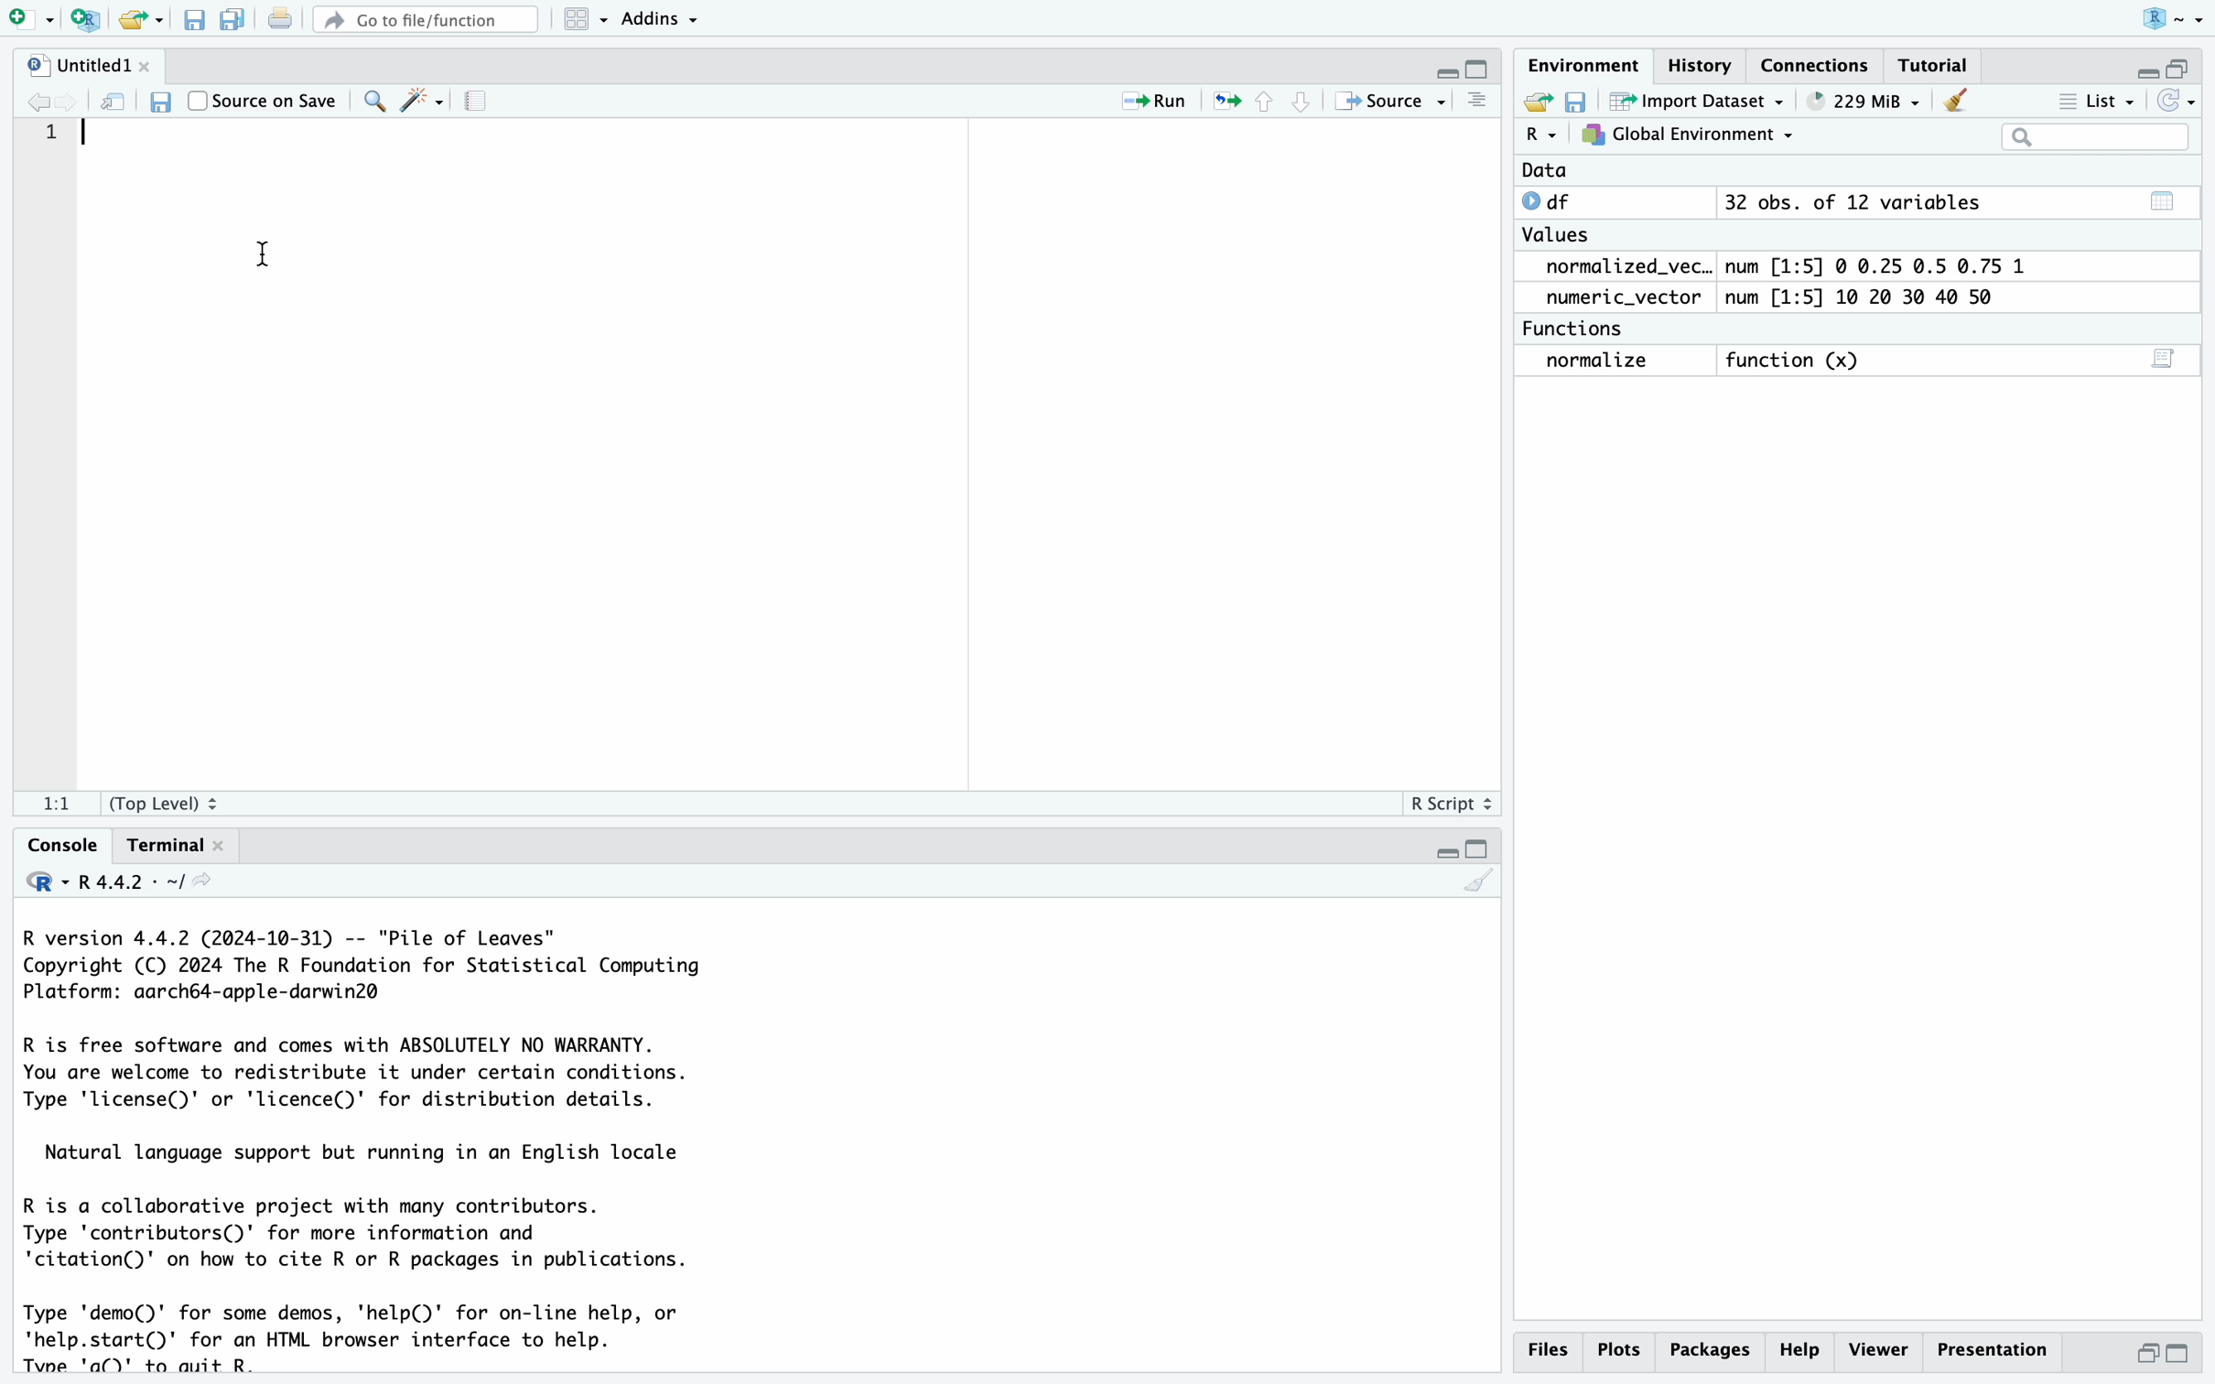 This screenshot has height=1384, width=2215. I want to click on open file, so click(1540, 103).